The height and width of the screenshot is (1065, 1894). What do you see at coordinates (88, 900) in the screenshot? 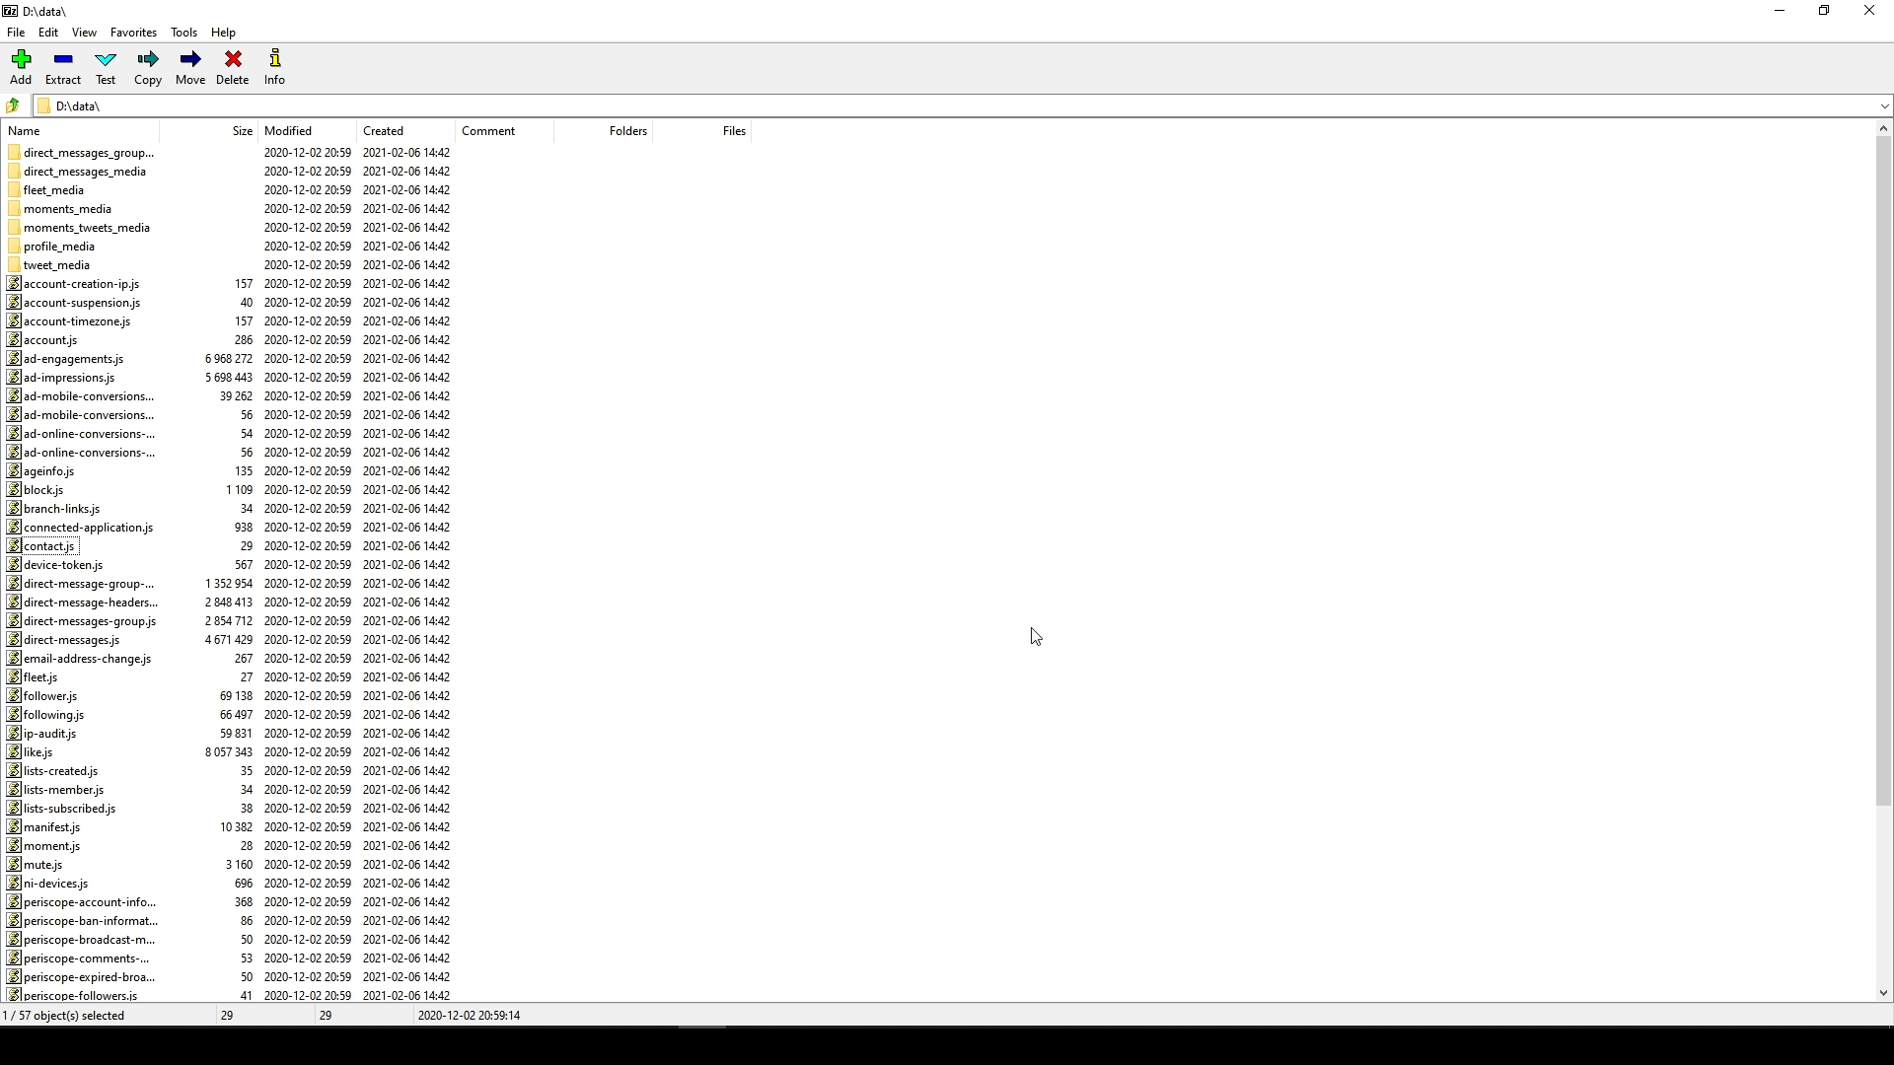
I see `periscope-account-info` at bounding box center [88, 900].